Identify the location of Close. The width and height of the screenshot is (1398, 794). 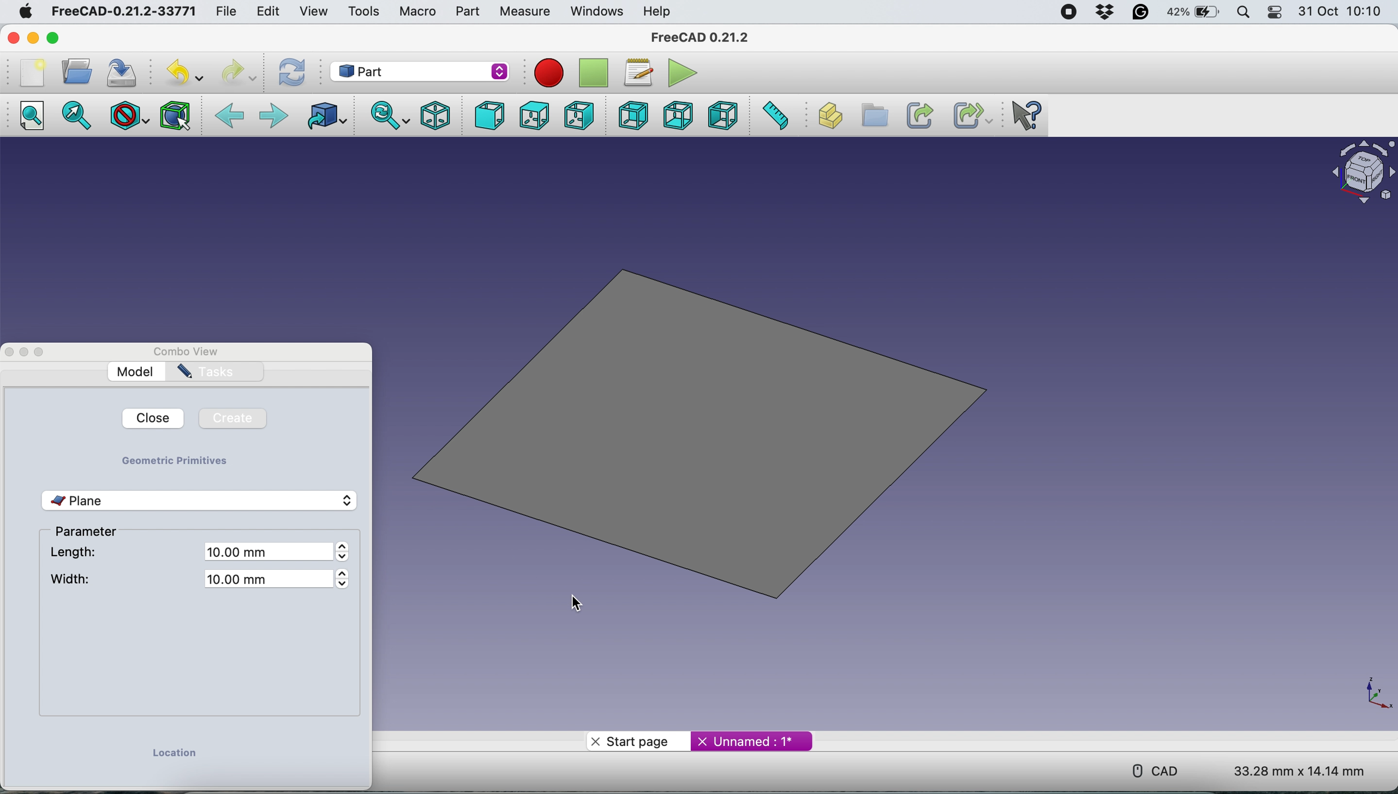
(9, 351).